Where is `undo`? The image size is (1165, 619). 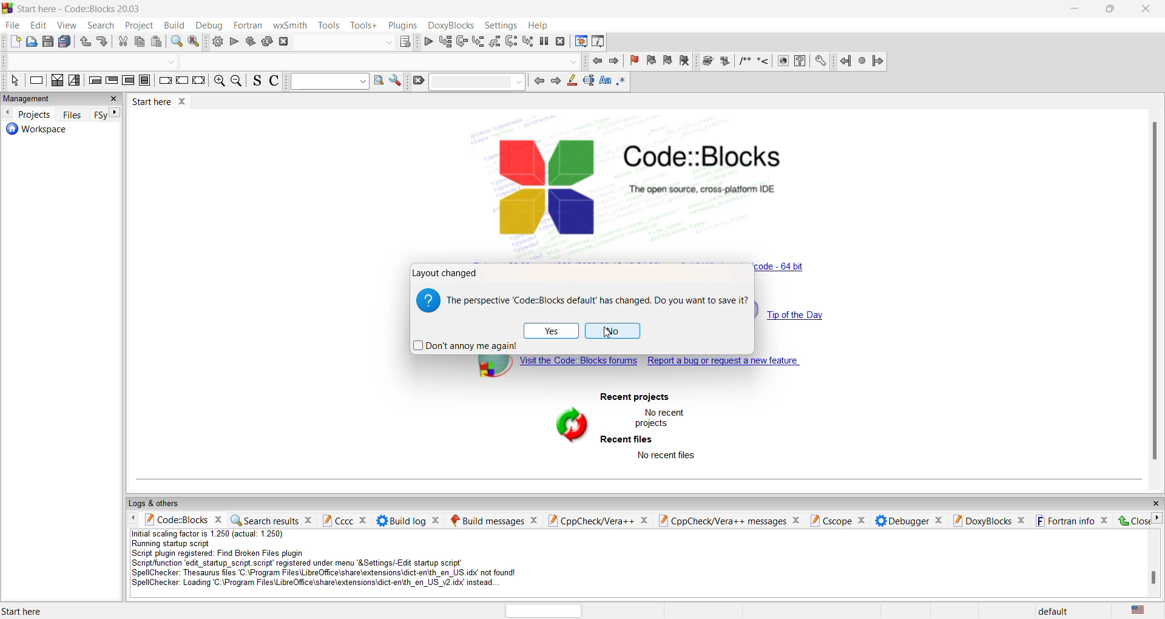
undo is located at coordinates (83, 42).